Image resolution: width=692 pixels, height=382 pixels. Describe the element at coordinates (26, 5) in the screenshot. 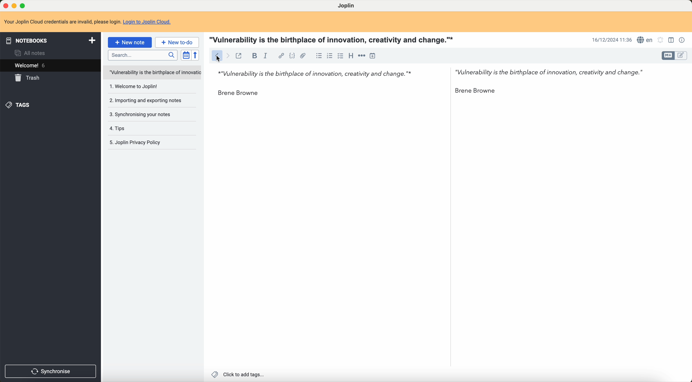

I see `maximize` at that location.